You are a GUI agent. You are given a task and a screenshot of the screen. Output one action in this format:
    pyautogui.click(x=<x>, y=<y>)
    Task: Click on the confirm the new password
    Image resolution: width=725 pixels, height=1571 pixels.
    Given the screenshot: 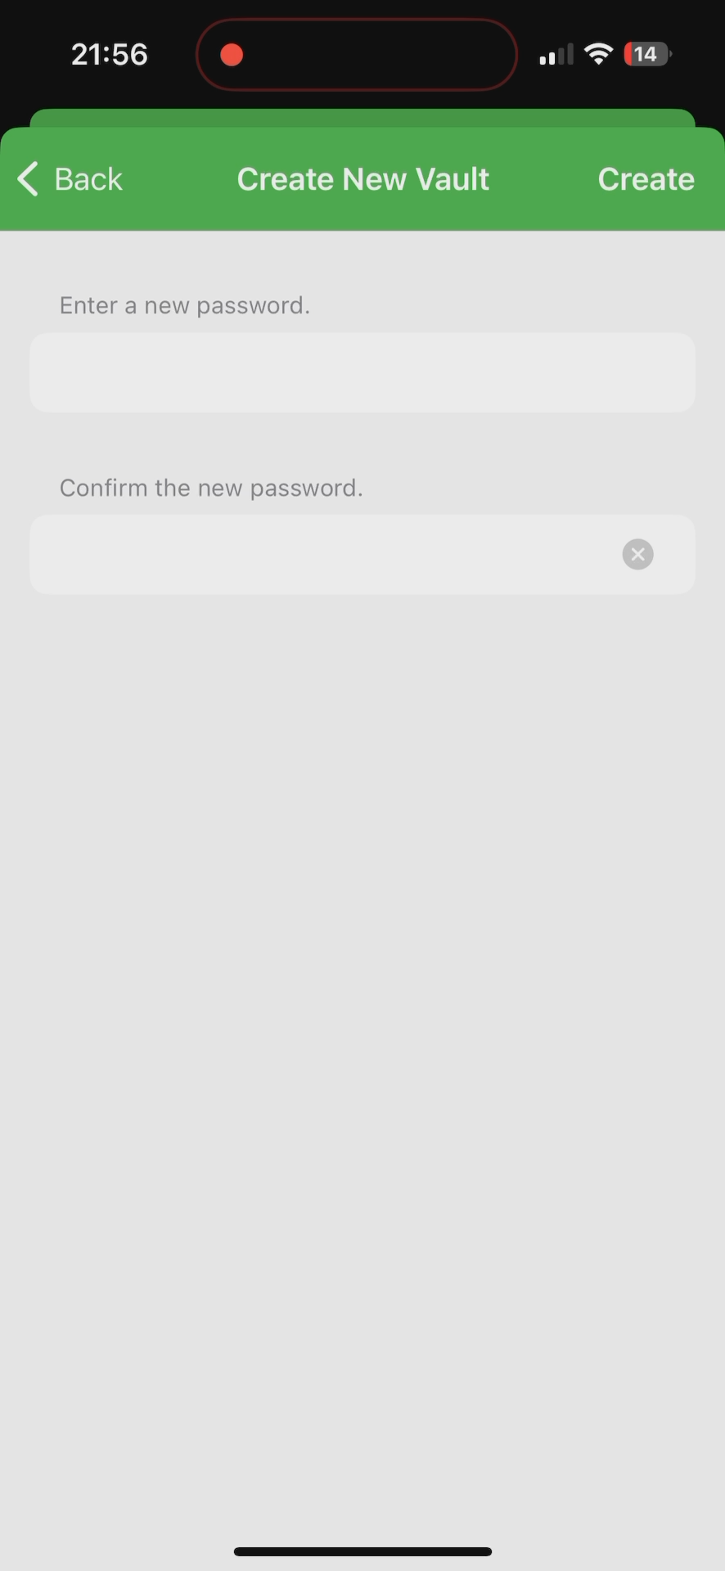 What is the action you would take?
    pyautogui.click(x=216, y=486)
    